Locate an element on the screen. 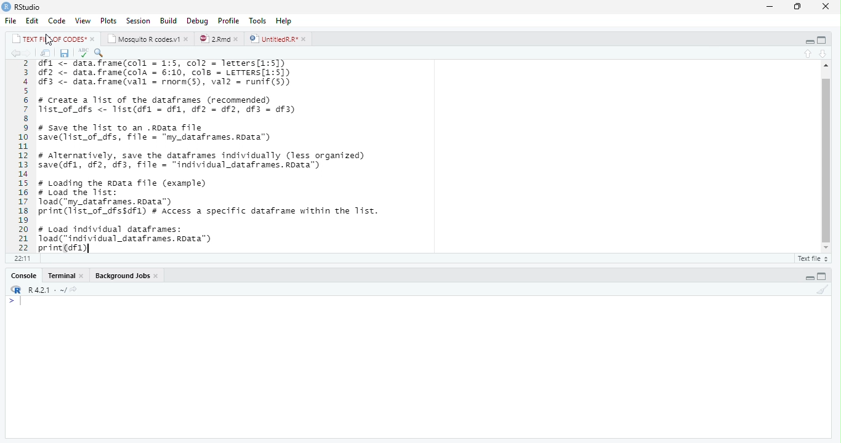 The width and height of the screenshot is (841, 443). Session is located at coordinates (138, 20).